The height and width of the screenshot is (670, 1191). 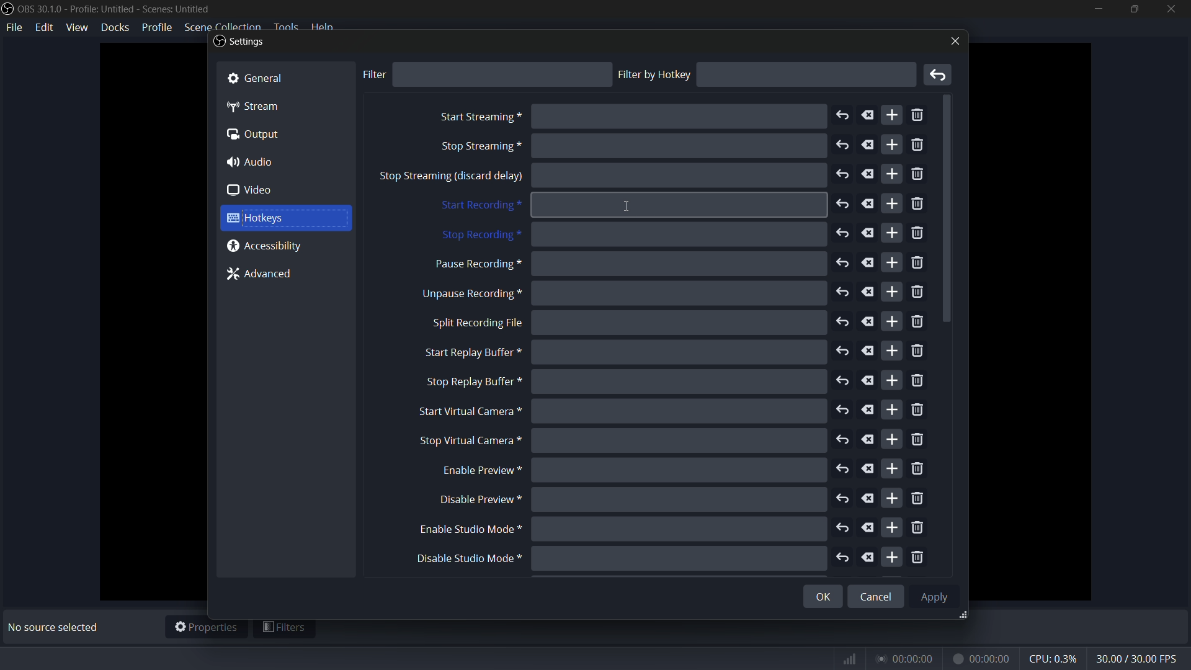 What do you see at coordinates (206, 628) in the screenshot?
I see `properties` at bounding box center [206, 628].